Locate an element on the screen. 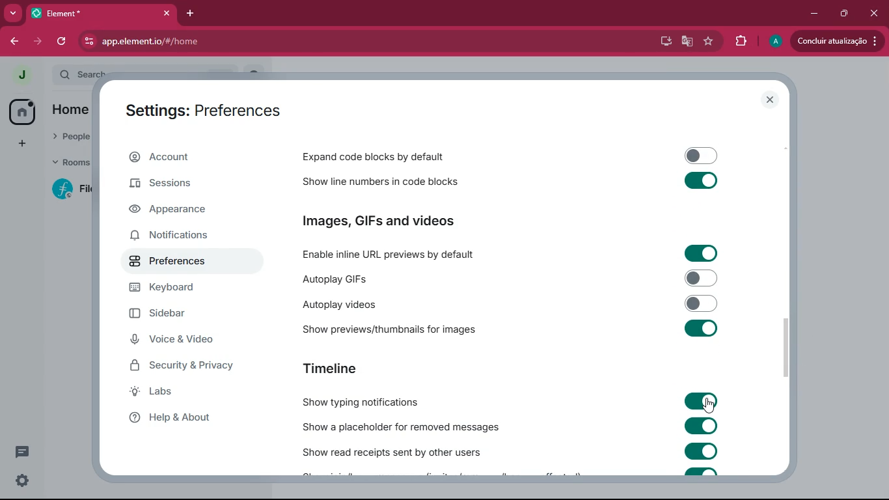  show typing notifications is located at coordinates (361, 400).